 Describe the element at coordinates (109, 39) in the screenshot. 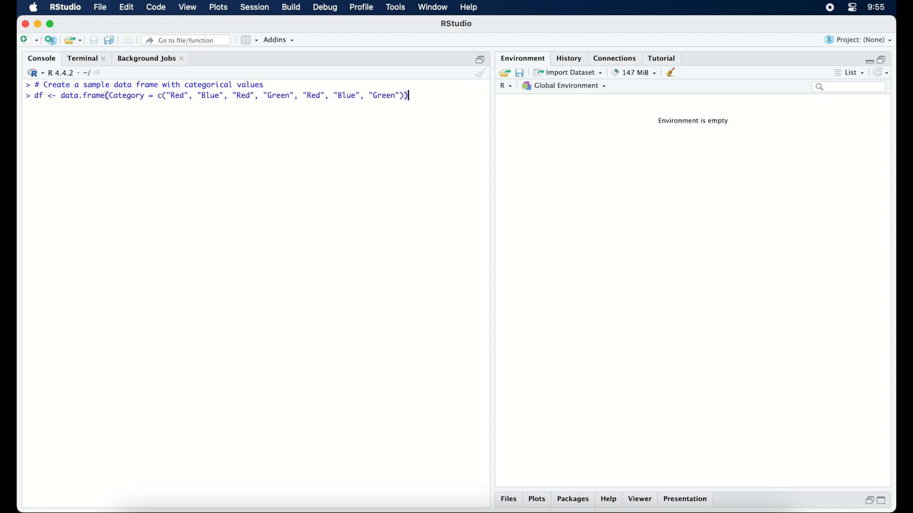

I see `save all open documents` at that location.